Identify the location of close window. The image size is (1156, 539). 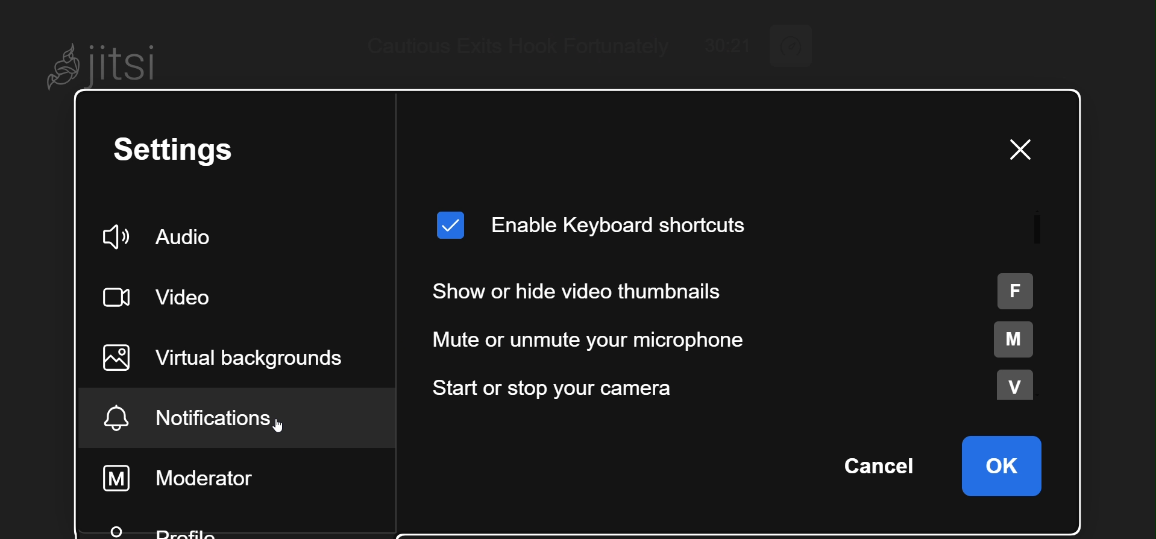
(1014, 150).